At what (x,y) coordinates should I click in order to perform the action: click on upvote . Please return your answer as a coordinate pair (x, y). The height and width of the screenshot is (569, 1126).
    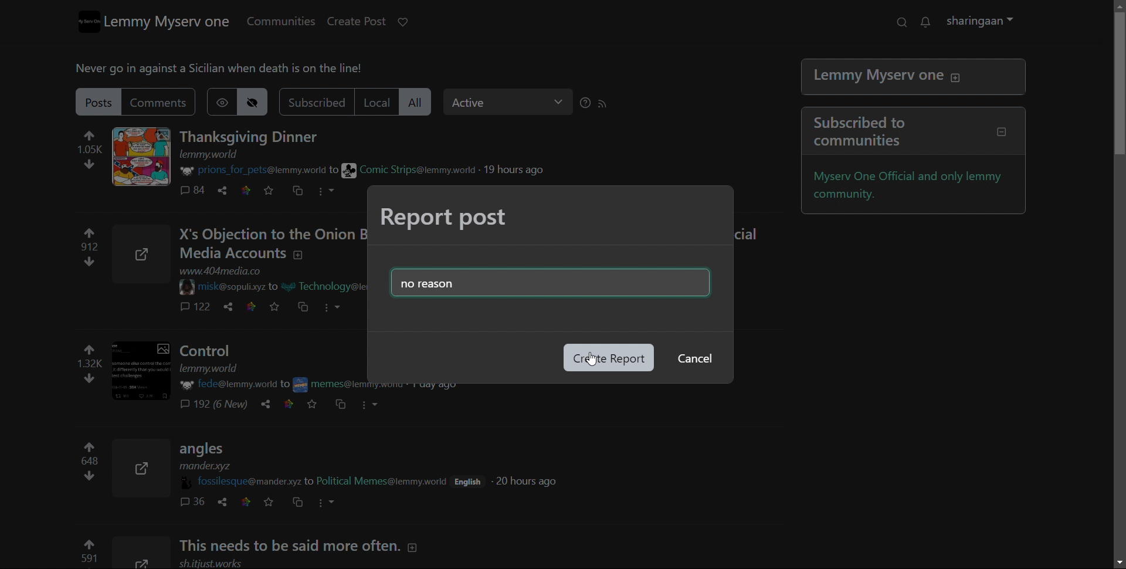
    Looking at the image, I should click on (87, 553).